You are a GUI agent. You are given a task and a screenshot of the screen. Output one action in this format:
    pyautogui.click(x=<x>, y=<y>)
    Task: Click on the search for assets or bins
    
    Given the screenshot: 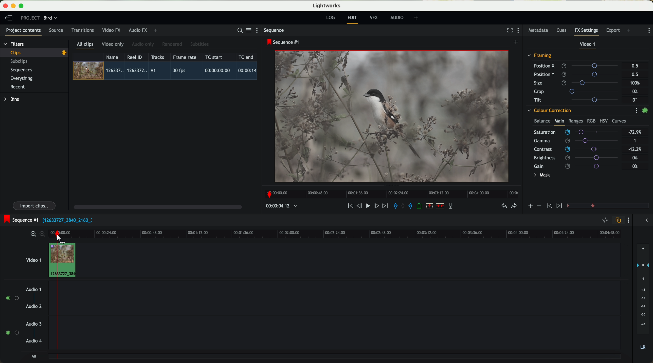 What is the action you would take?
    pyautogui.click(x=238, y=31)
    